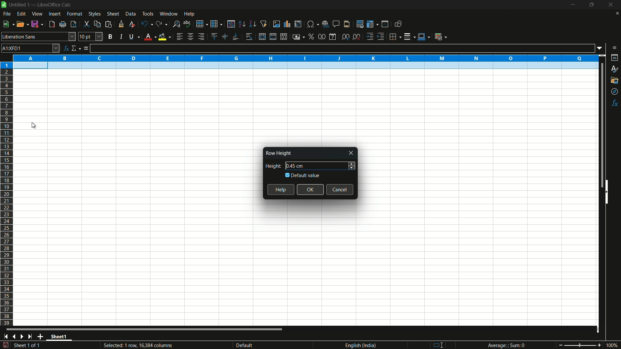 This screenshot has width=621, height=349. I want to click on print area, so click(360, 24).